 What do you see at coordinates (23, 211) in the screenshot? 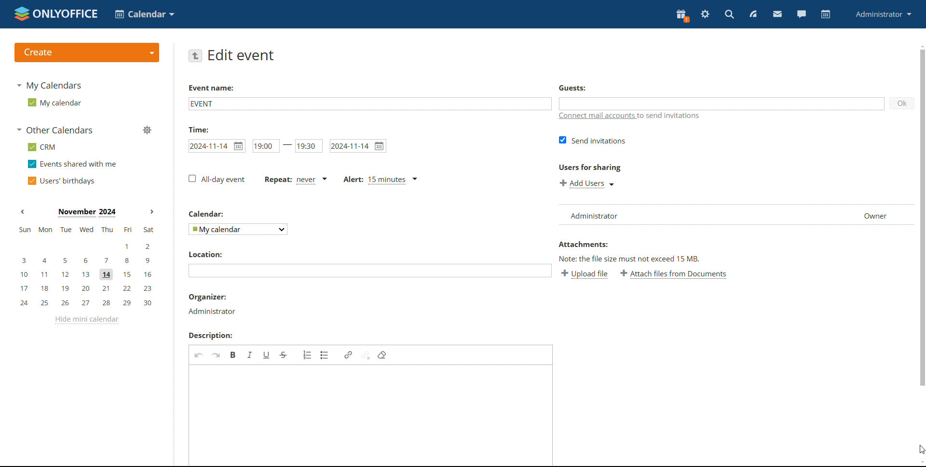
I see `previous month` at bounding box center [23, 211].